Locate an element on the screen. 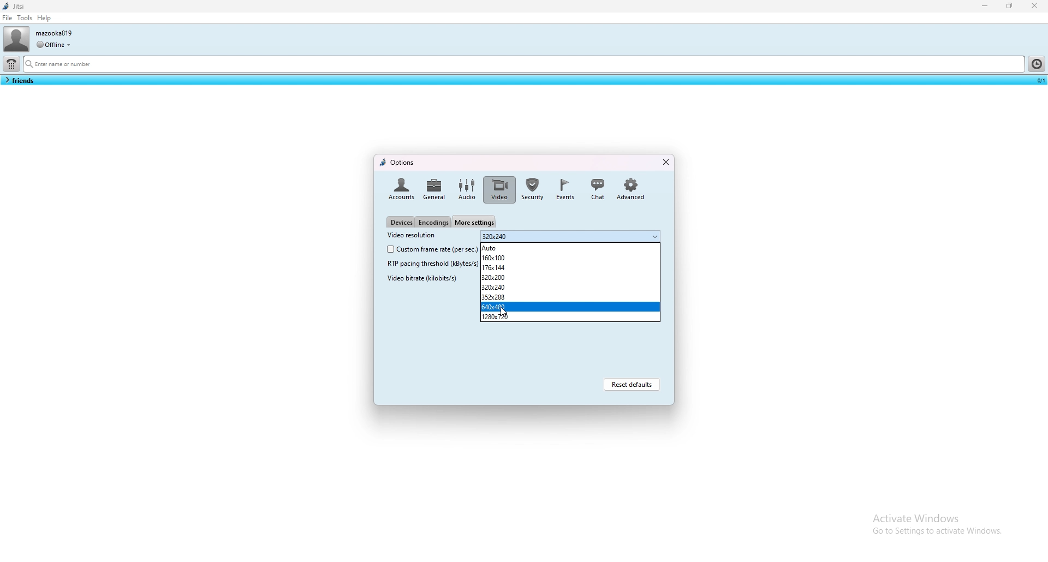  tools is located at coordinates (25, 17).